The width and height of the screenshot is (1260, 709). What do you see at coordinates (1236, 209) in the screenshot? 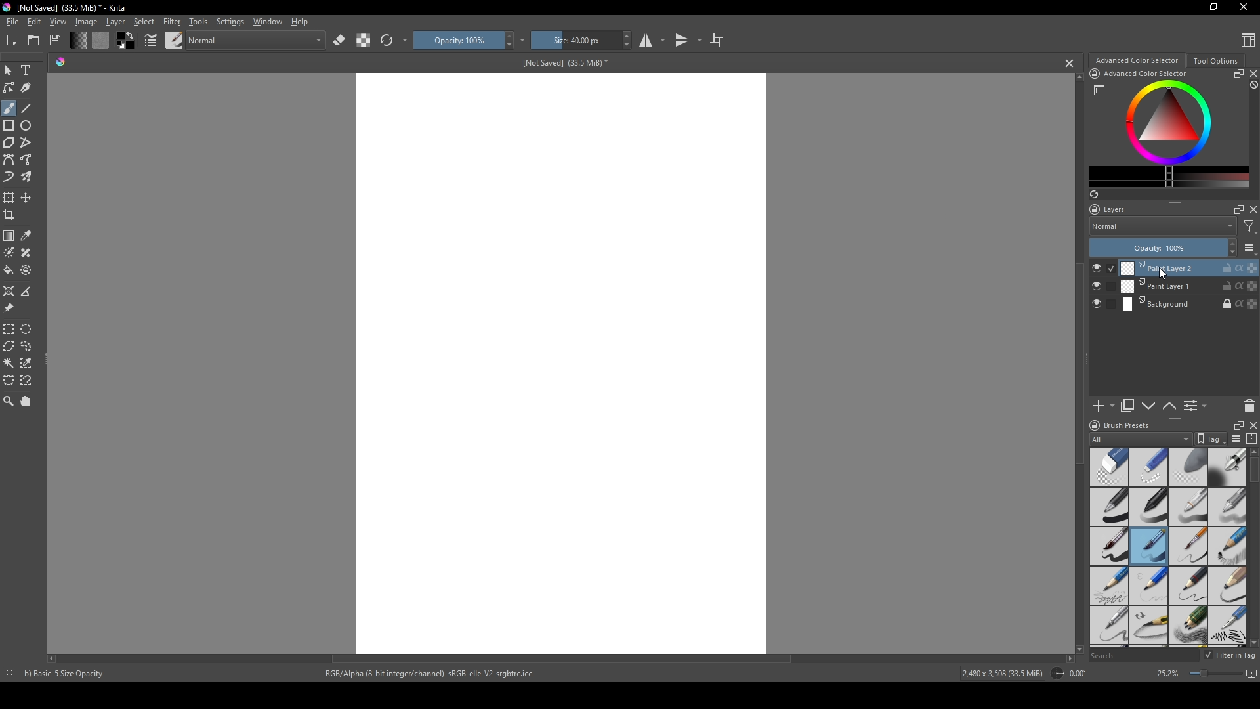
I see `maximize` at bounding box center [1236, 209].